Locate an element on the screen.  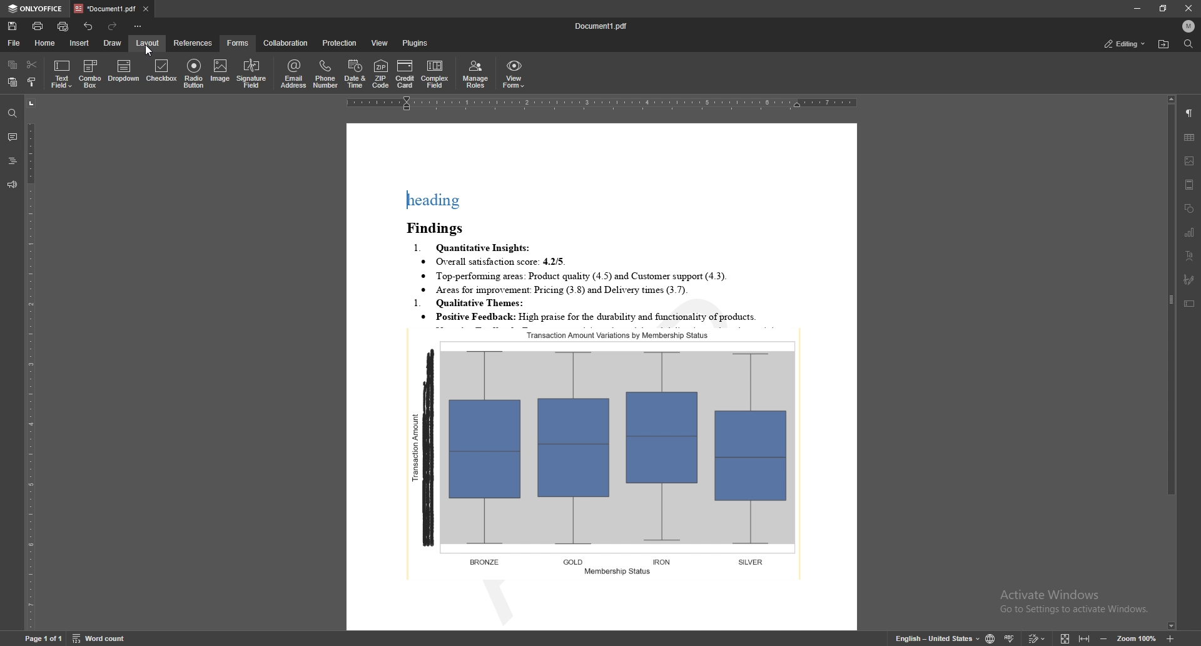
file name is located at coordinates (602, 25).